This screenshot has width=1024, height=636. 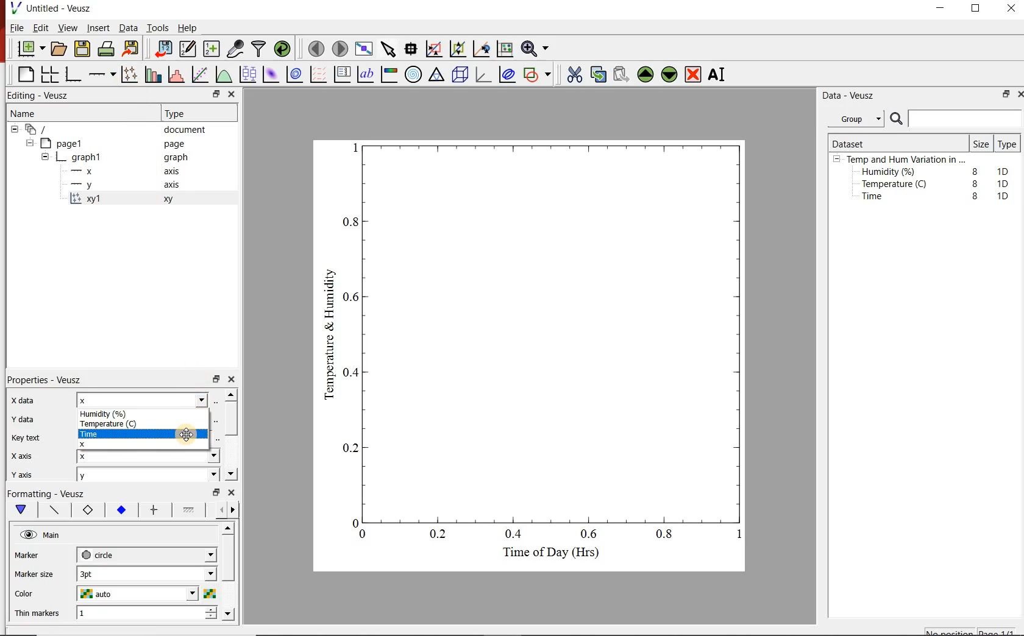 What do you see at coordinates (438, 76) in the screenshot?
I see `ternary graph` at bounding box center [438, 76].